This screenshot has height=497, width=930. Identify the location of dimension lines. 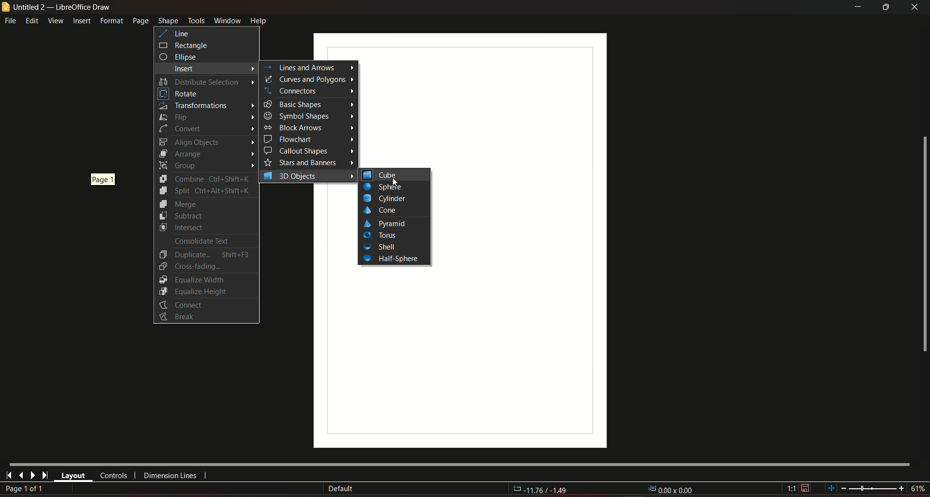
(170, 477).